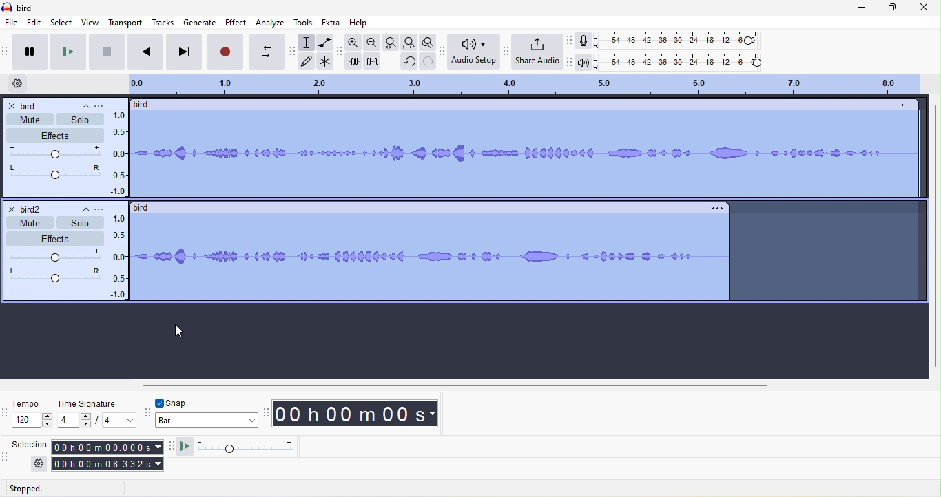 The height and width of the screenshot is (497, 941). What do you see at coordinates (302, 23) in the screenshot?
I see `tools` at bounding box center [302, 23].